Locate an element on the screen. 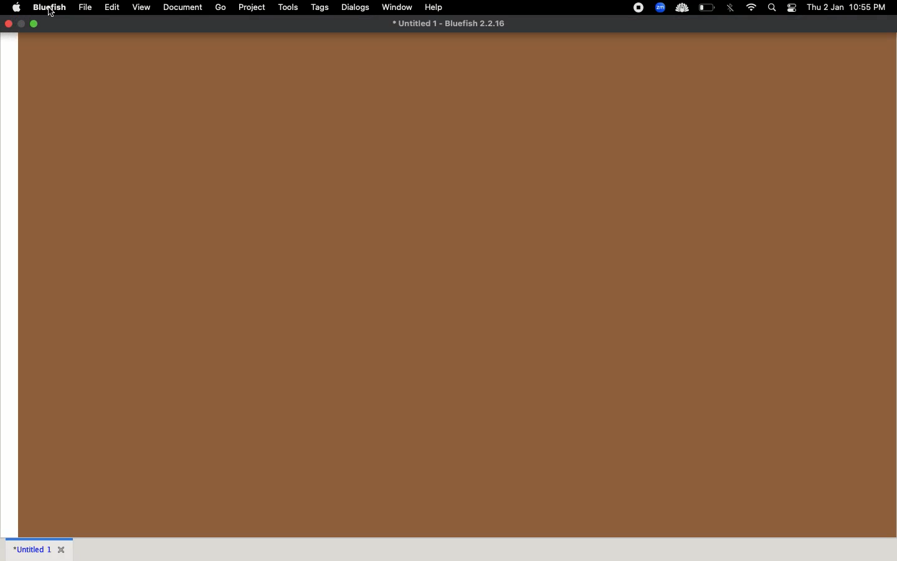 The height and width of the screenshot is (561, 897). close is located at coordinates (8, 23).